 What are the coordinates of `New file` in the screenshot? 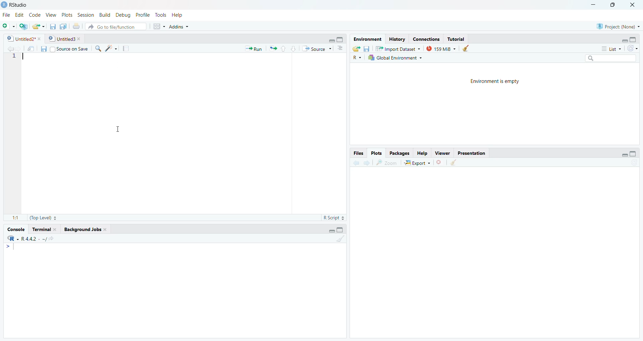 It's located at (9, 26).